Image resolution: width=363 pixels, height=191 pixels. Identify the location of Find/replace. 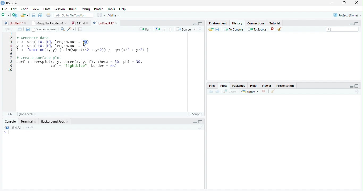
(62, 29).